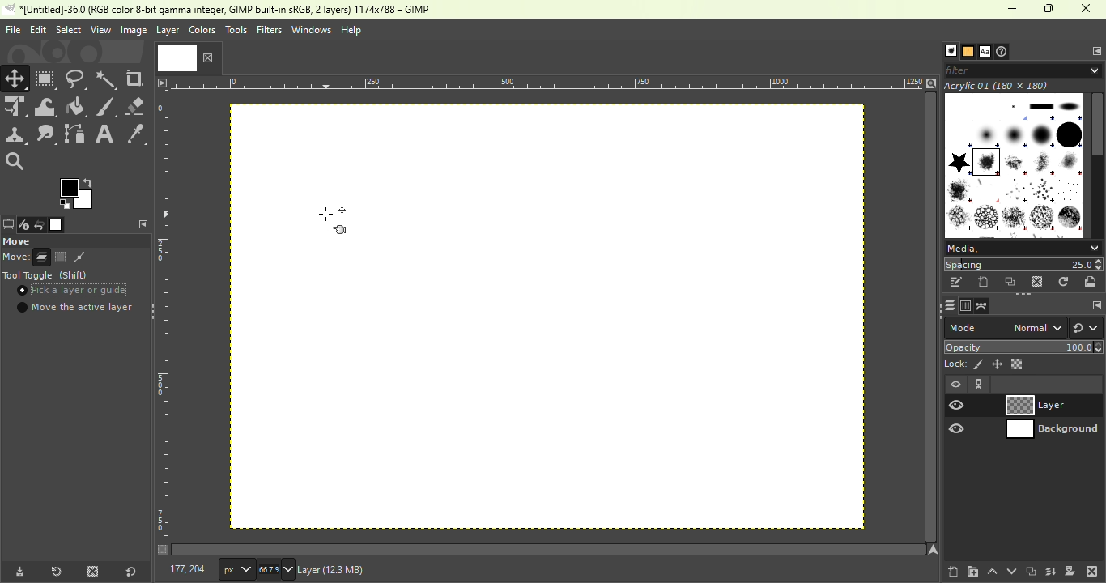 The image size is (1106, 583). I want to click on Add to the current selection, so click(60, 257).